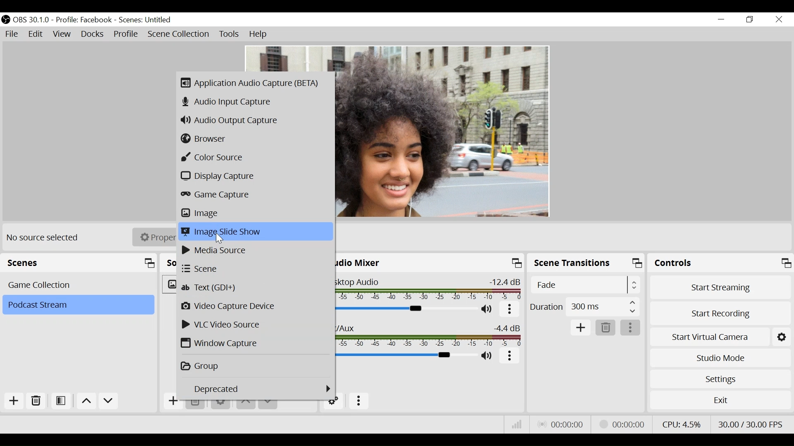 This screenshot has height=446, width=794. What do you see at coordinates (36, 401) in the screenshot?
I see `Remove` at bounding box center [36, 401].